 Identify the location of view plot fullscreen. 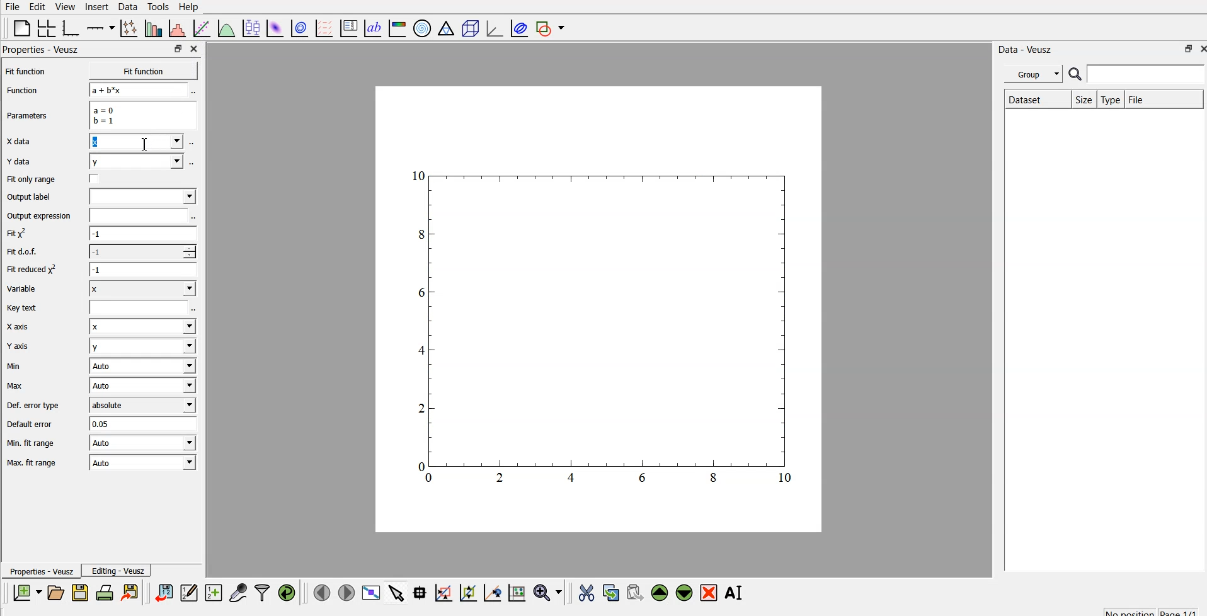
(372, 594).